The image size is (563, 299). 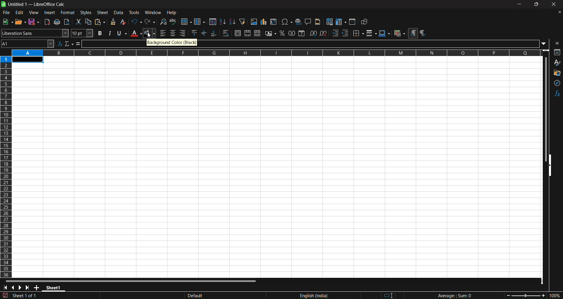 What do you see at coordinates (257, 33) in the screenshot?
I see `unmerge cells` at bounding box center [257, 33].